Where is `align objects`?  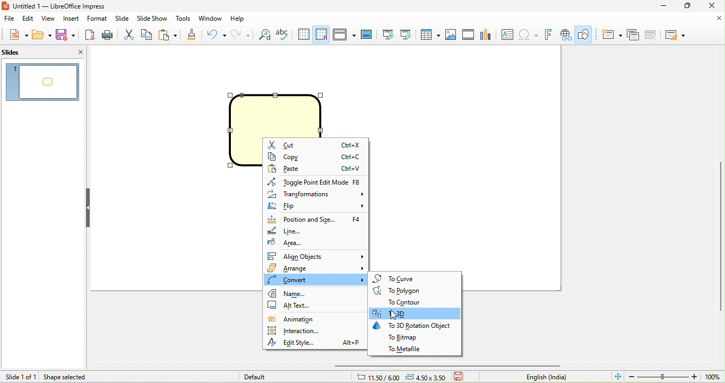 align objects is located at coordinates (315, 257).